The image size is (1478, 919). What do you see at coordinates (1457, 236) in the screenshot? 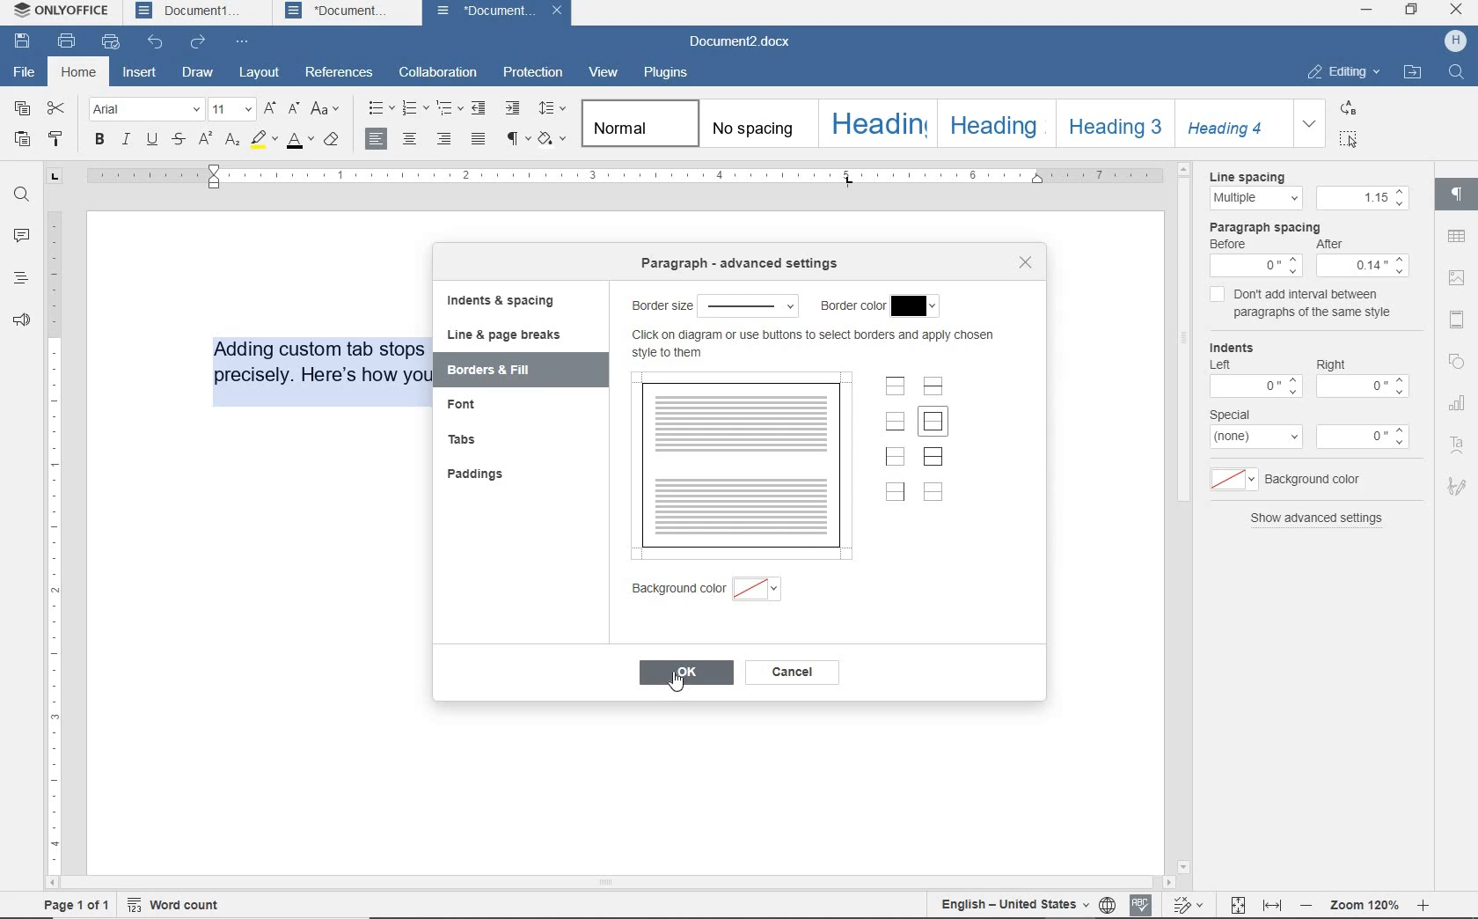
I see `table` at bounding box center [1457, 236].